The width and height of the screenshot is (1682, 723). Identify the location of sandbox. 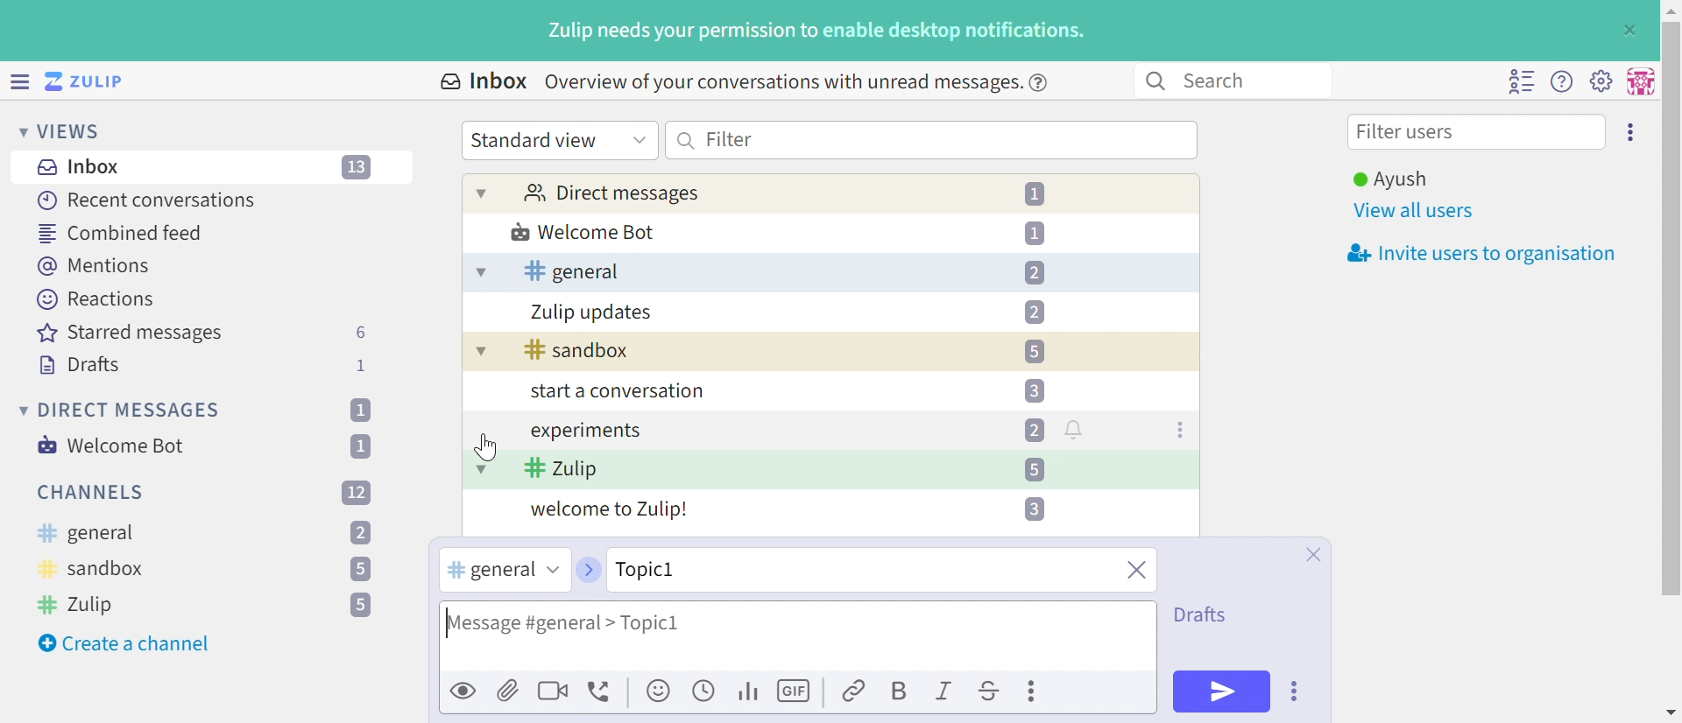
(93, 572).